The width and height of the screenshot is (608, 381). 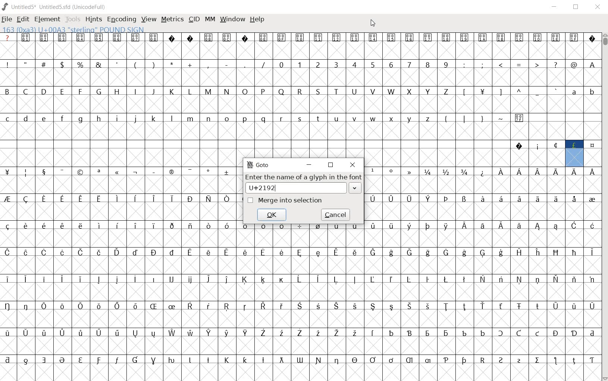 What do you see at coordinates (333, 214) in the screenshot?
I see `cancel` at bounding box center [333, 214].